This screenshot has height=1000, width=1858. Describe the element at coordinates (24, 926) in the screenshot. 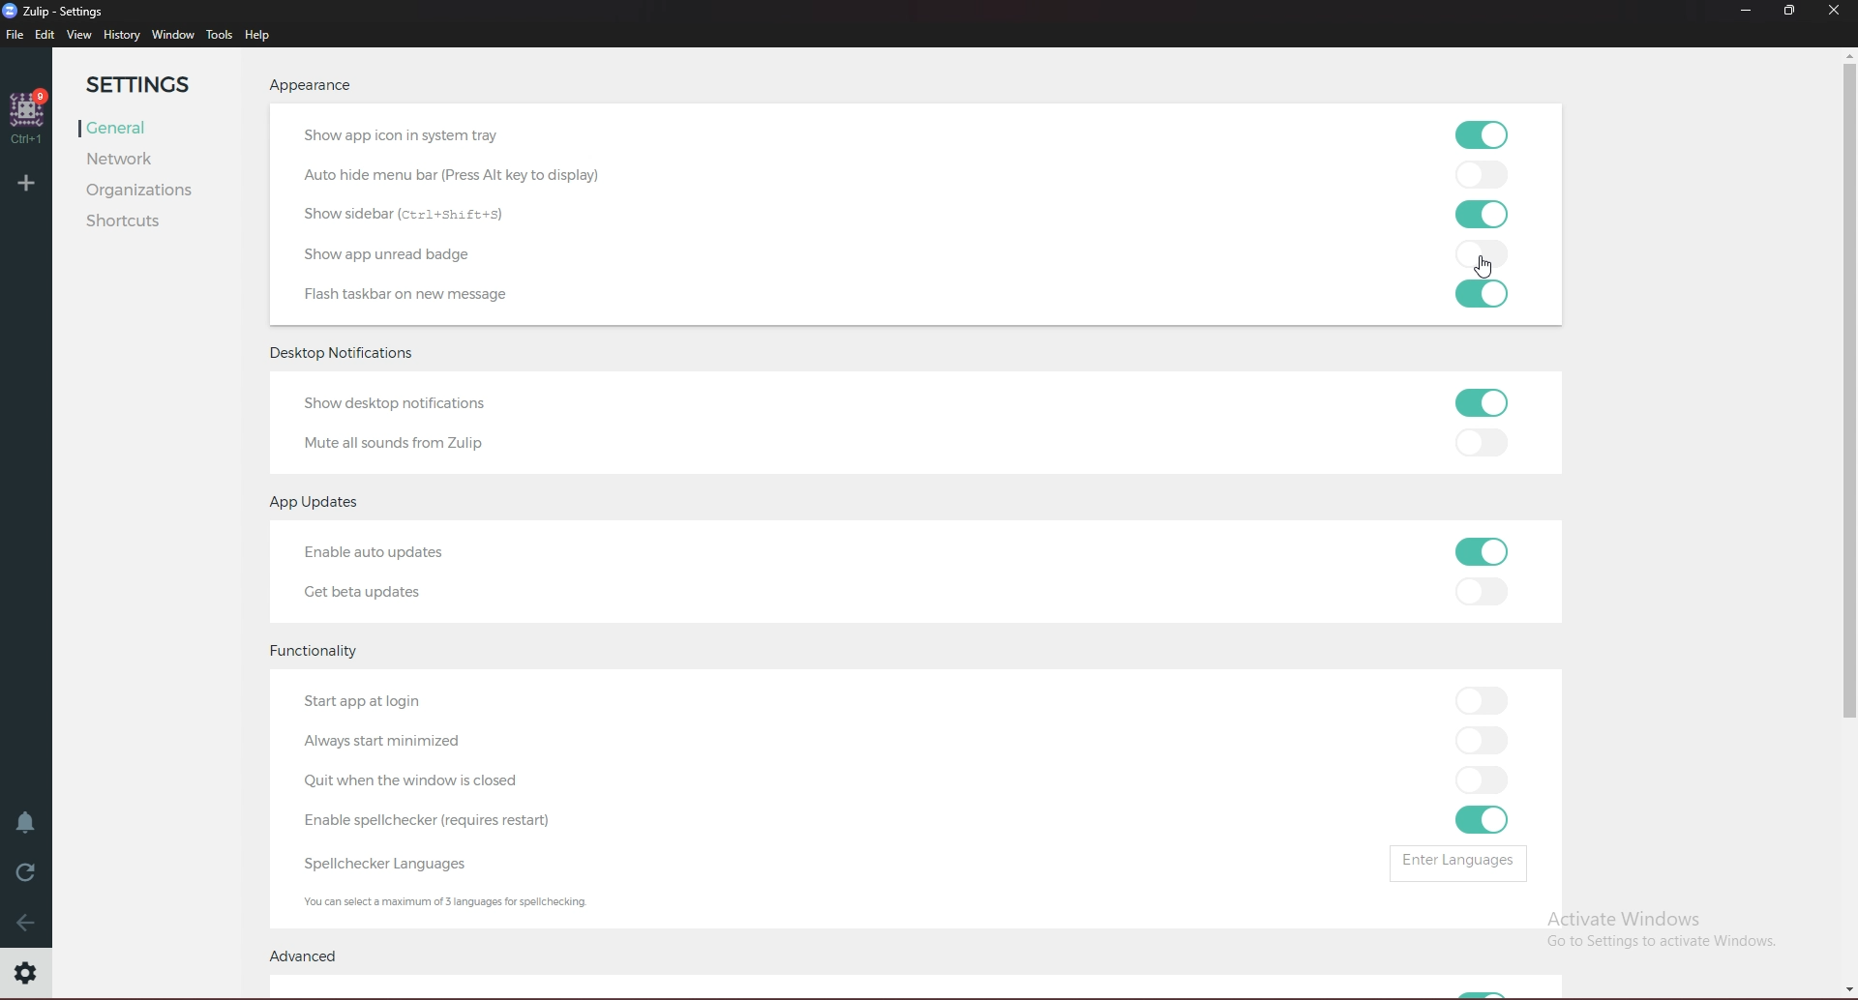

I see `back` at that location.